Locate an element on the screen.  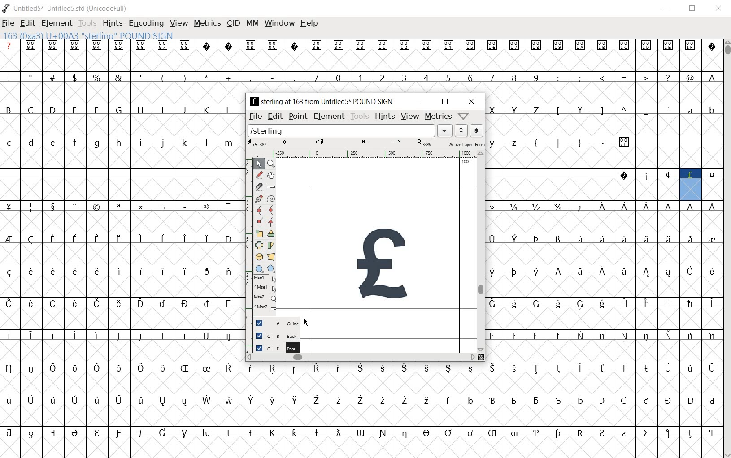
- is located at coordinates (272, 77).